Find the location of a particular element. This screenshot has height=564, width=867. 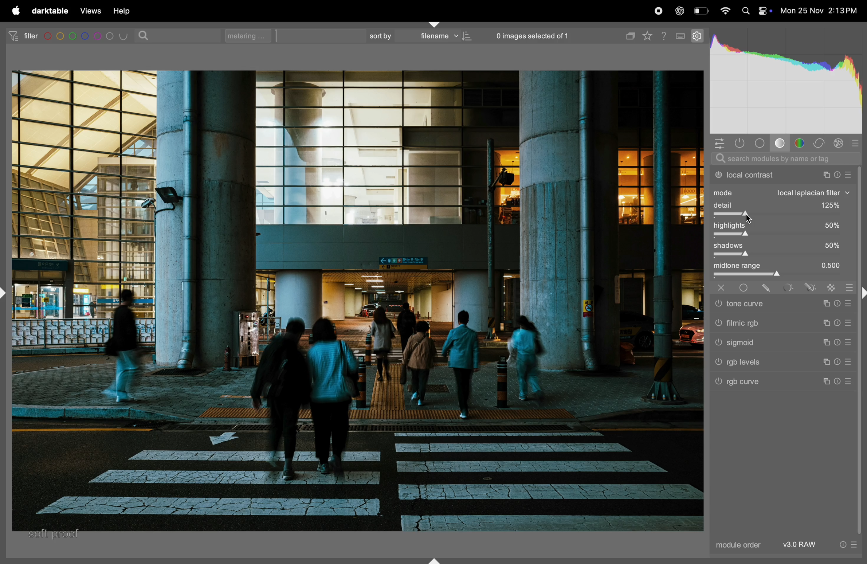

raster mask is located at coordinates (833, 287).